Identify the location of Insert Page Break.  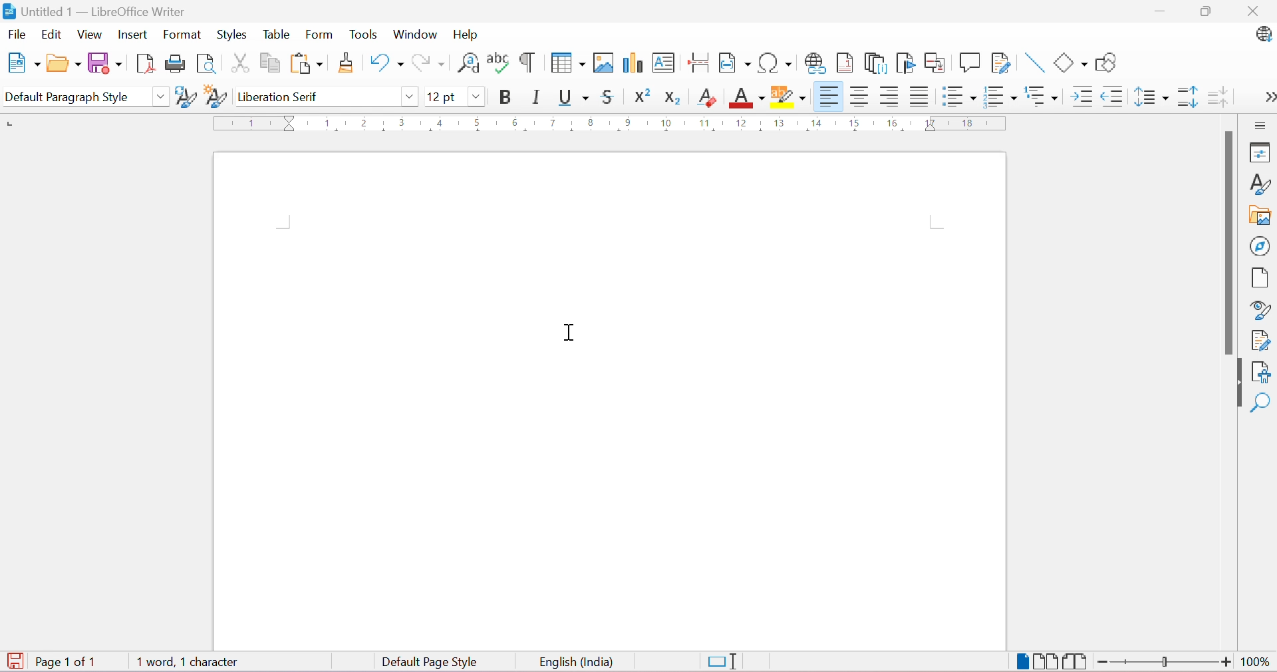
(700, 65).